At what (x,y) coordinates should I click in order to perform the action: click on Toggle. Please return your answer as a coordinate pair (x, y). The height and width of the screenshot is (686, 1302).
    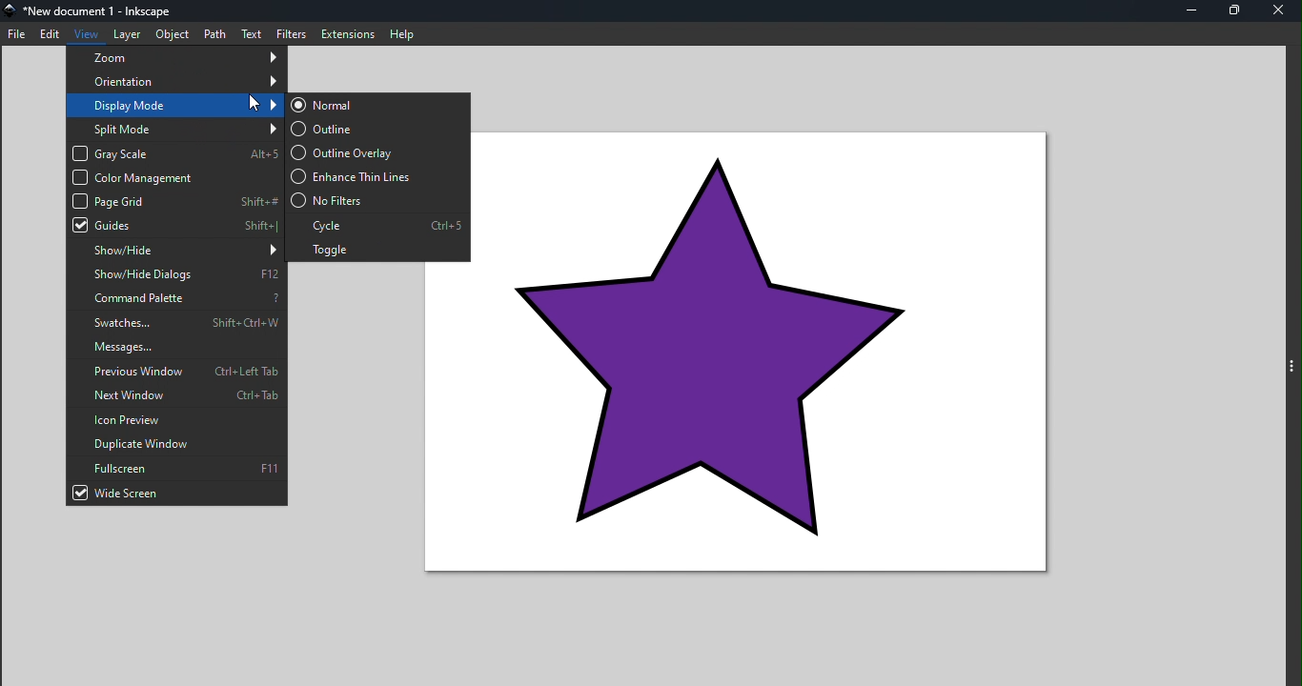
    Looking at the image, I should click on (377, 248).